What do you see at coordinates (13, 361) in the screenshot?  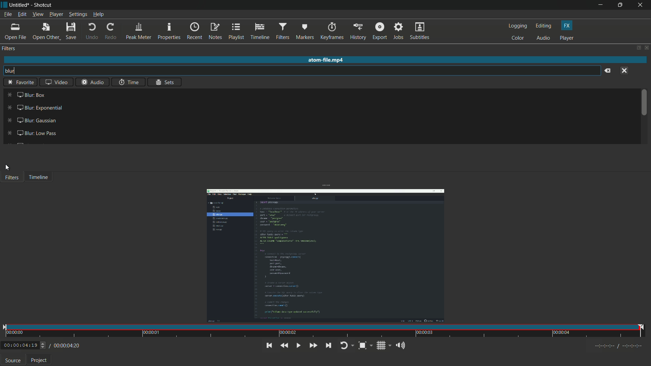 I see `source` at bounding box center [13, 361].